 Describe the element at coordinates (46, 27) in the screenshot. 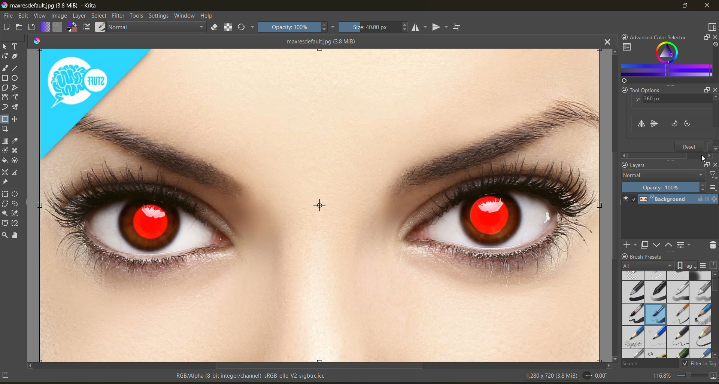

I see `fill gradients` at that location.